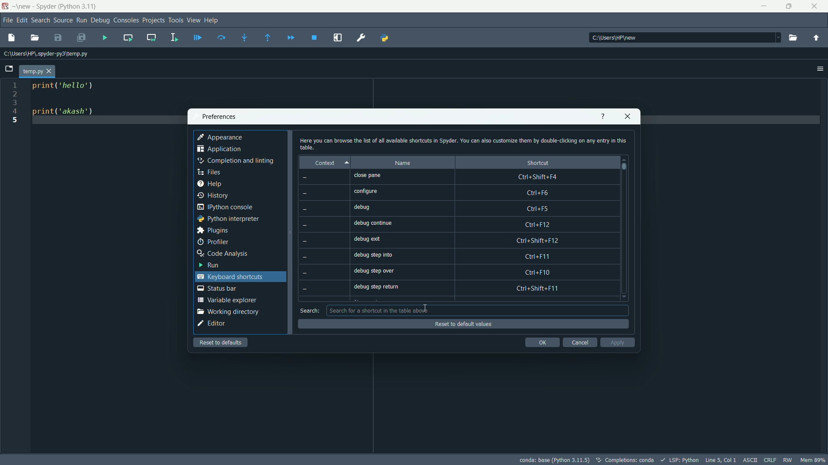  I want to click on conda: base (Python 3.11.5), so click(554, 460).